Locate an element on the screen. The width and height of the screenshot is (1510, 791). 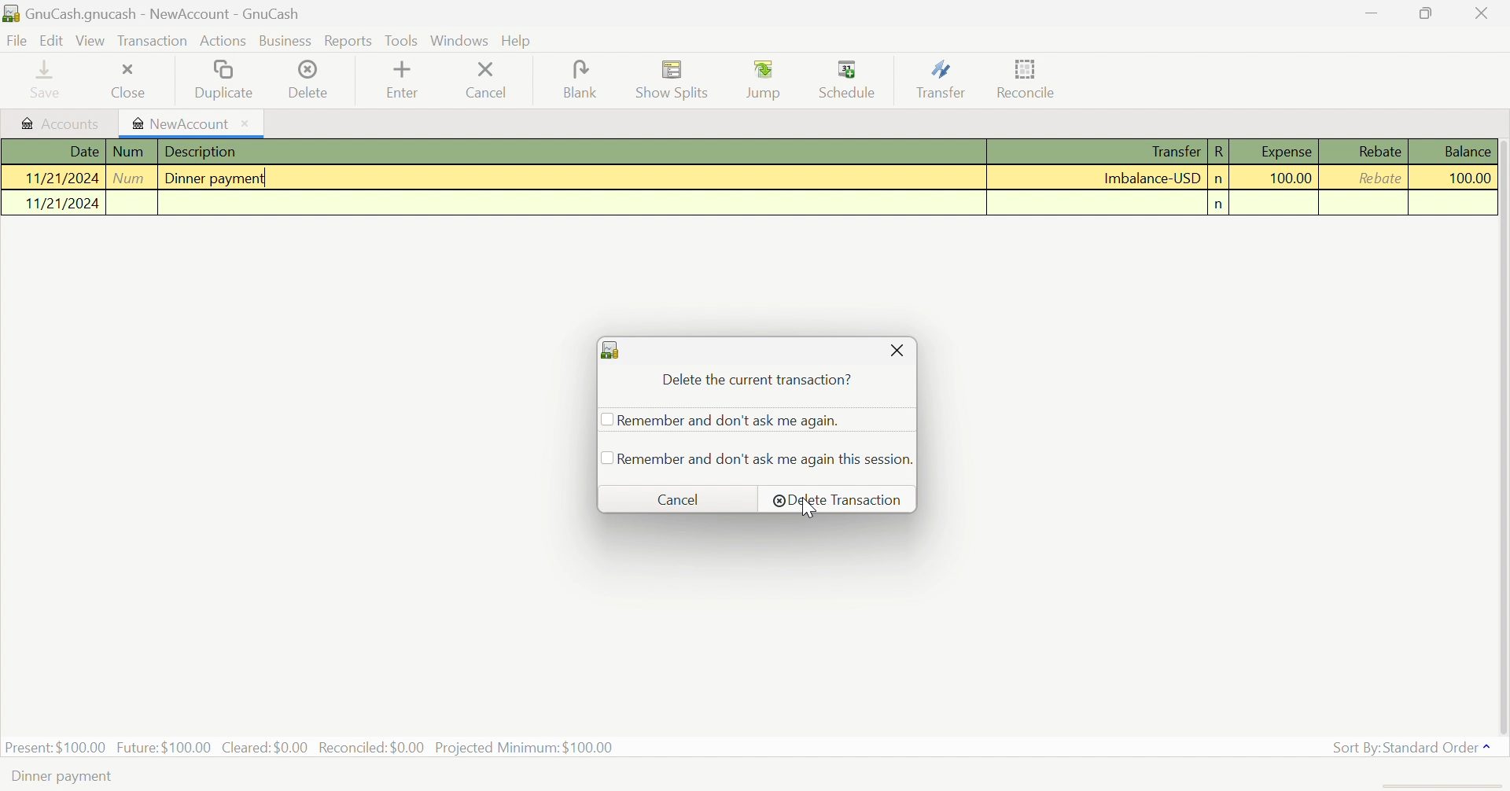
Accounts is located at coordinates (62, 126).